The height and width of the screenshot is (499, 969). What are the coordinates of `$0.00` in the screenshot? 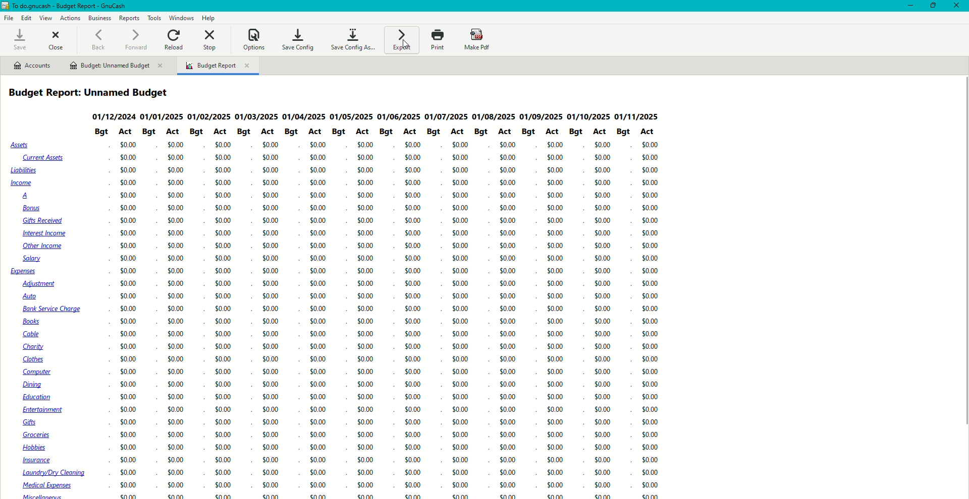 It's located at (414, 447).